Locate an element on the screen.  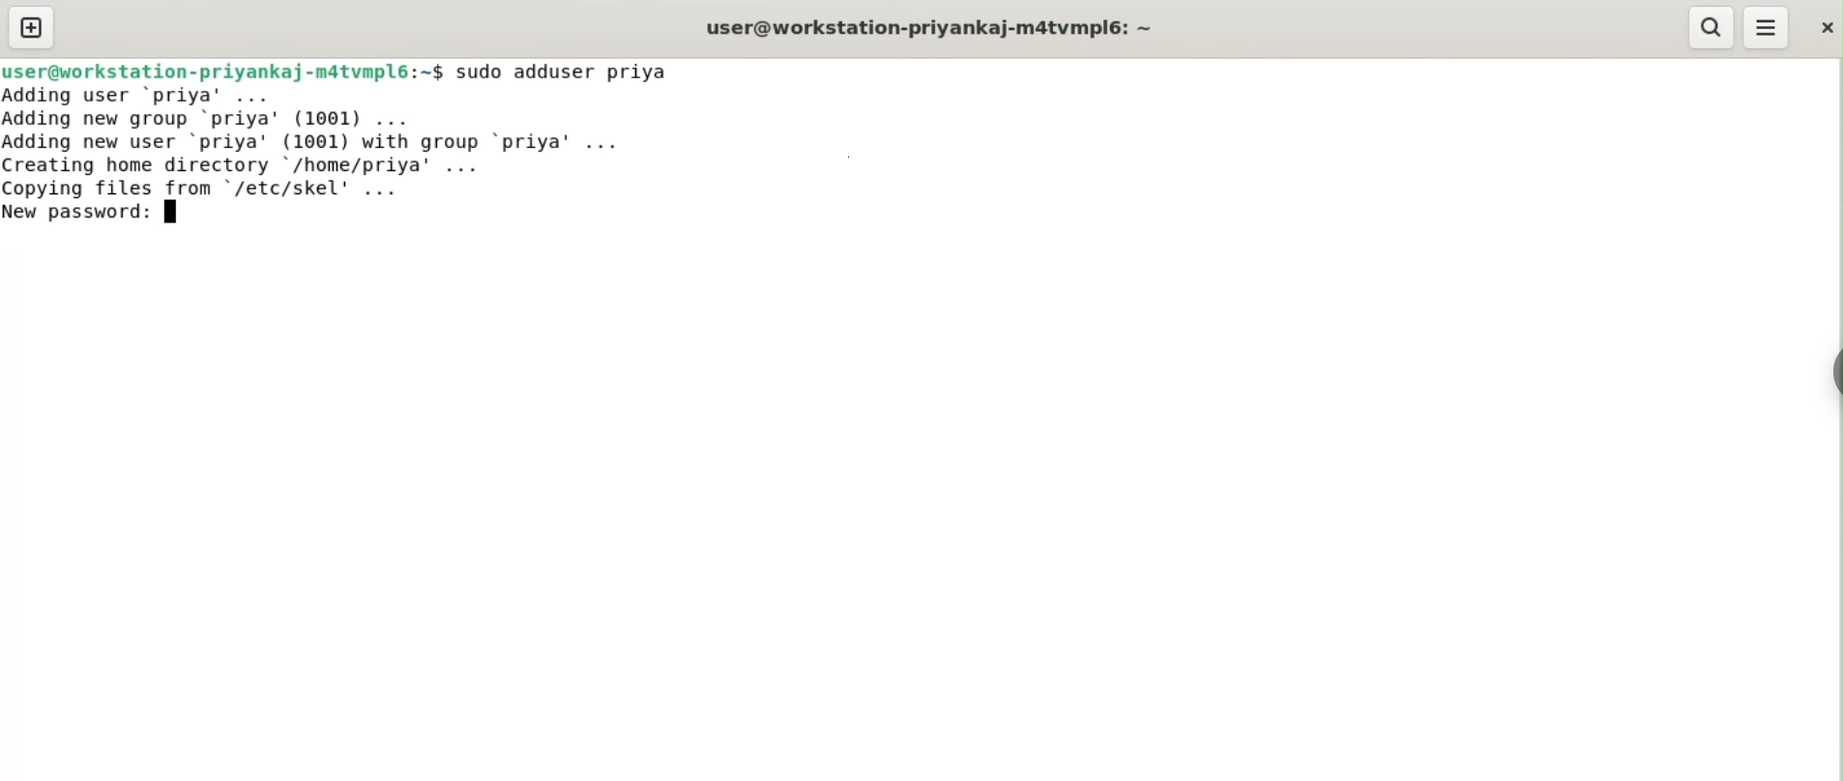
user@workstation-priyankaj-m4tvmpl6:~$ is located at coordinates (222, 69).